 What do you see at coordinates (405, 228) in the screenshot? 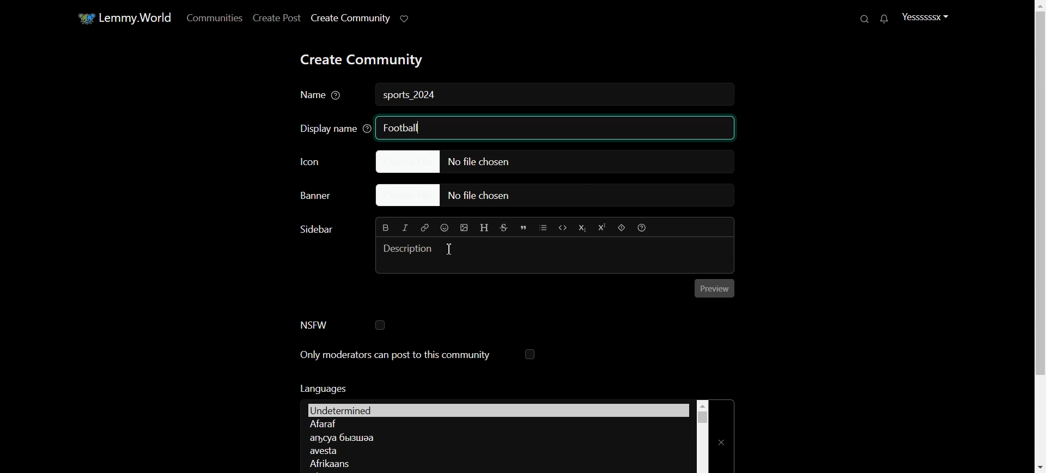
I see `Italic` at bounding box center [405, 228].